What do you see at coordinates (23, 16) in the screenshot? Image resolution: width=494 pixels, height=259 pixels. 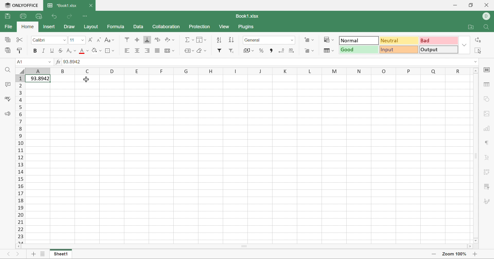 I see `Print` at bounding box center [23, 16].